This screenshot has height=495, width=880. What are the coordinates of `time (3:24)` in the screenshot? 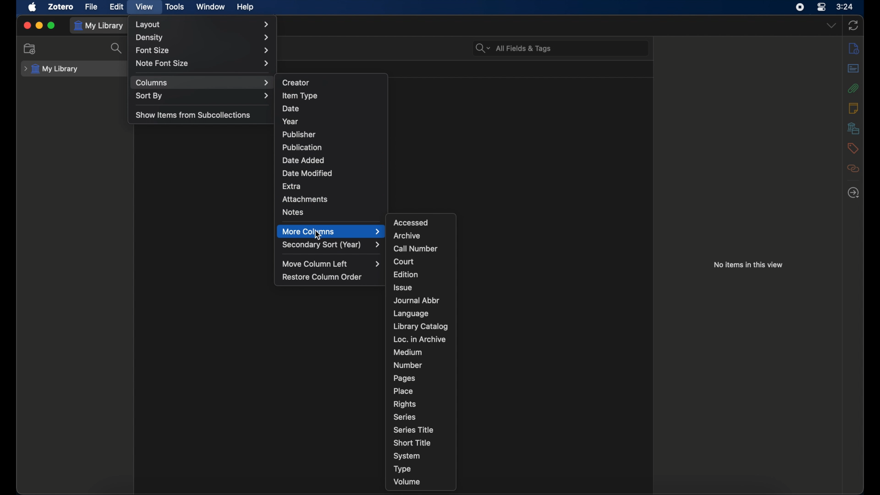 It's located at (845, 6).